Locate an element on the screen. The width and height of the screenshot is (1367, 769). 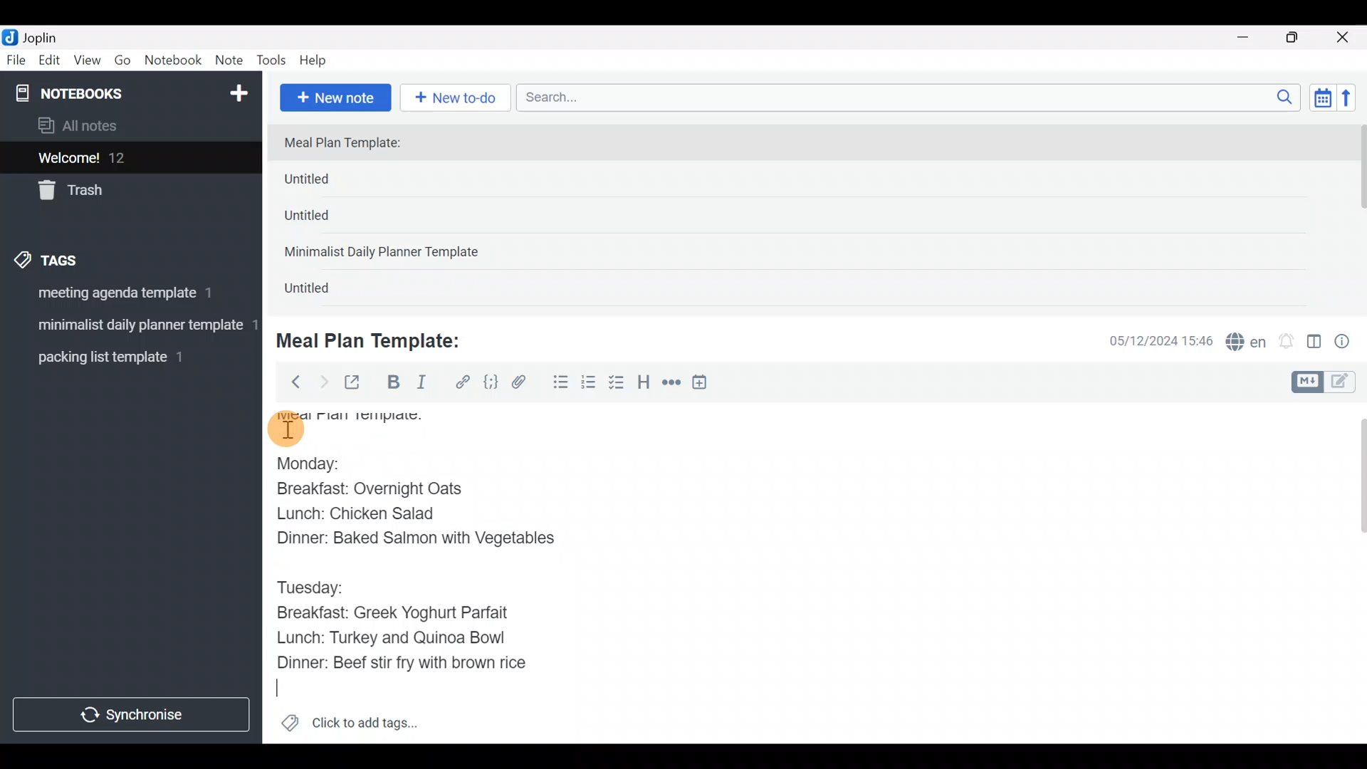
Code is located at coordinates (489, 382).